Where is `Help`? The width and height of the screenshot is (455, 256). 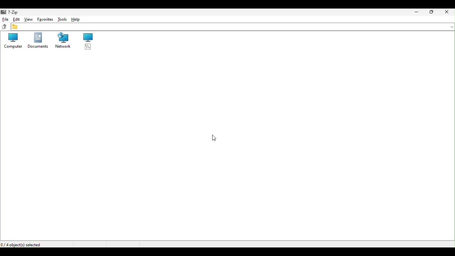
Help is located at coordinates (76, 19).